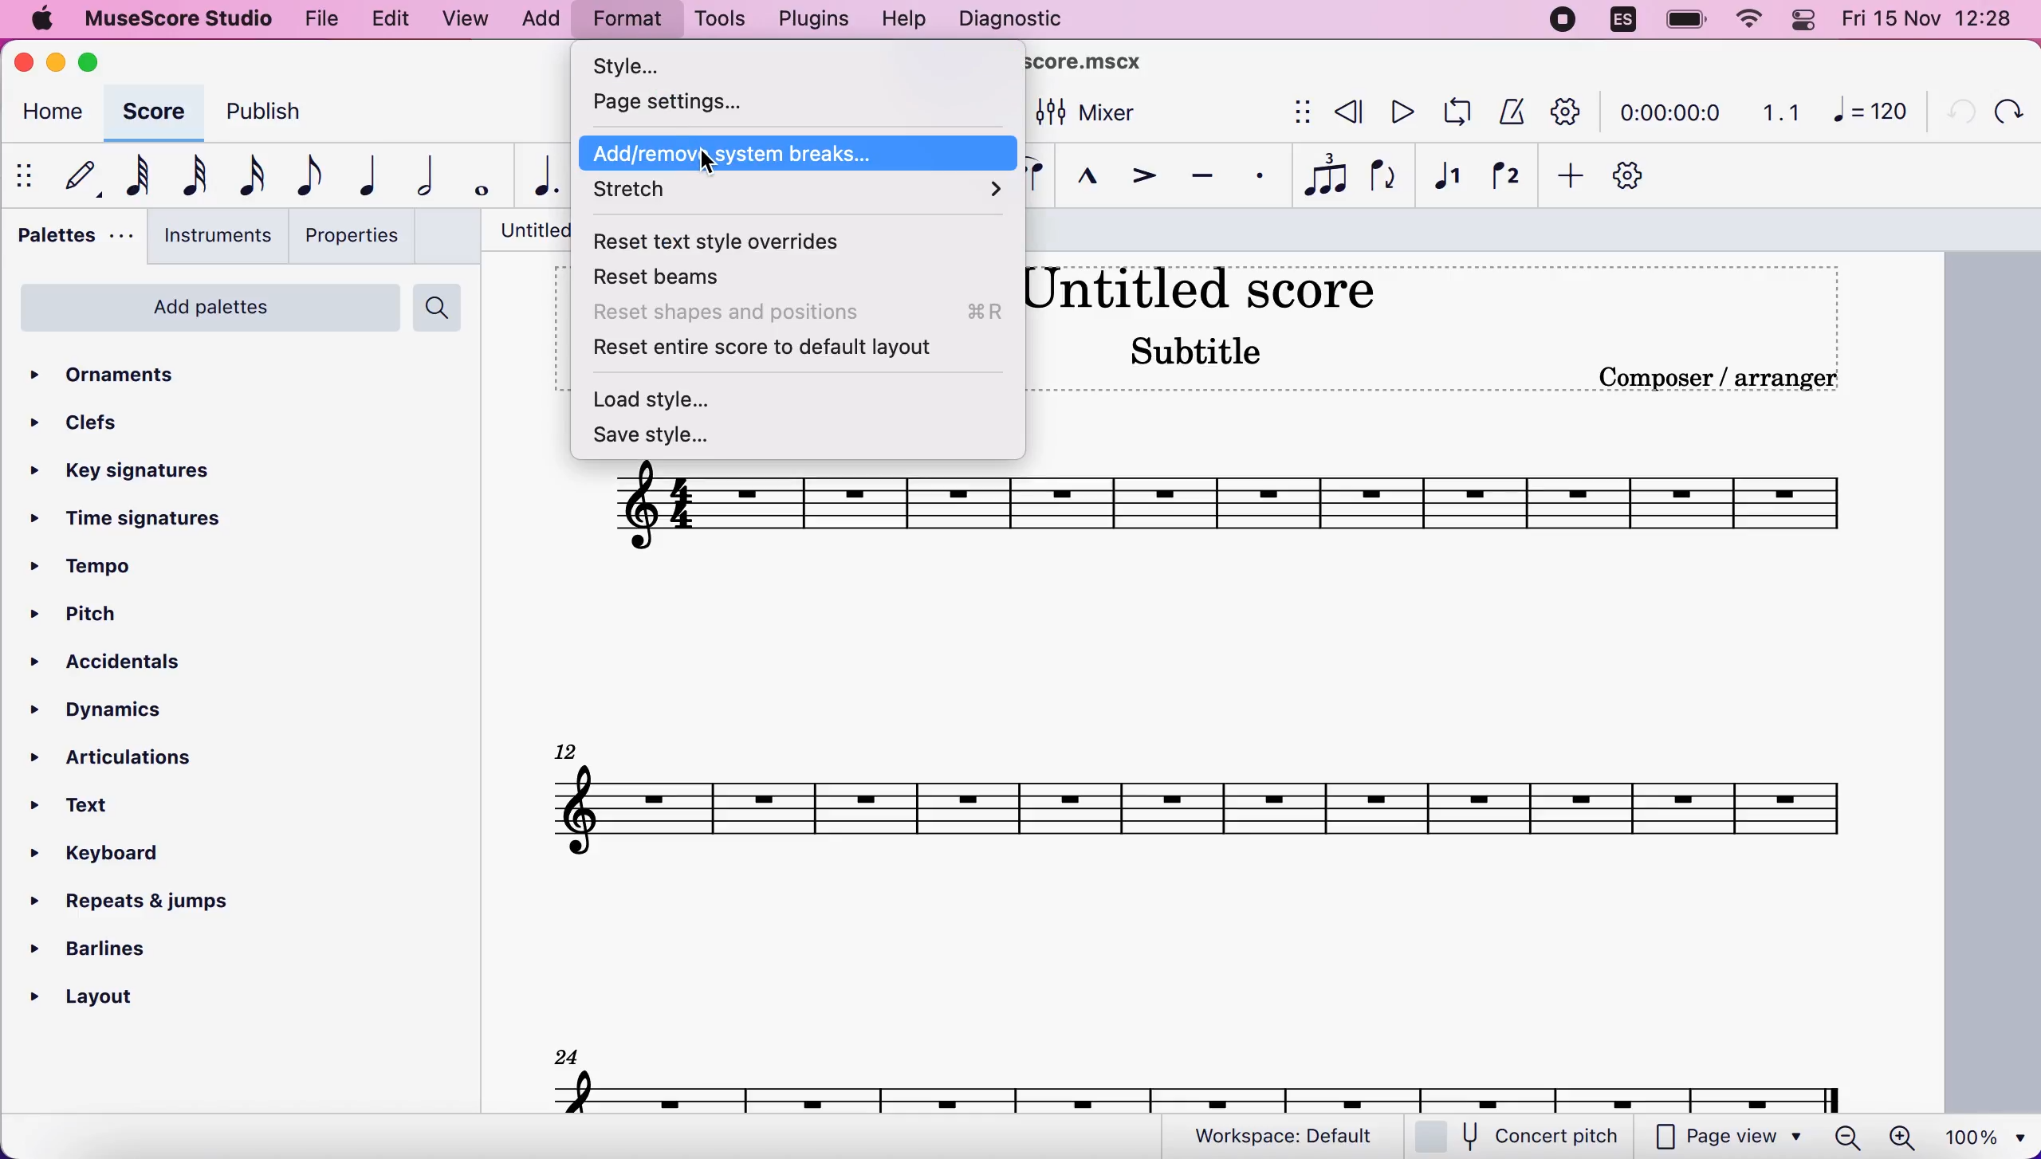  I want to click on 16th note, so click(249, 177).